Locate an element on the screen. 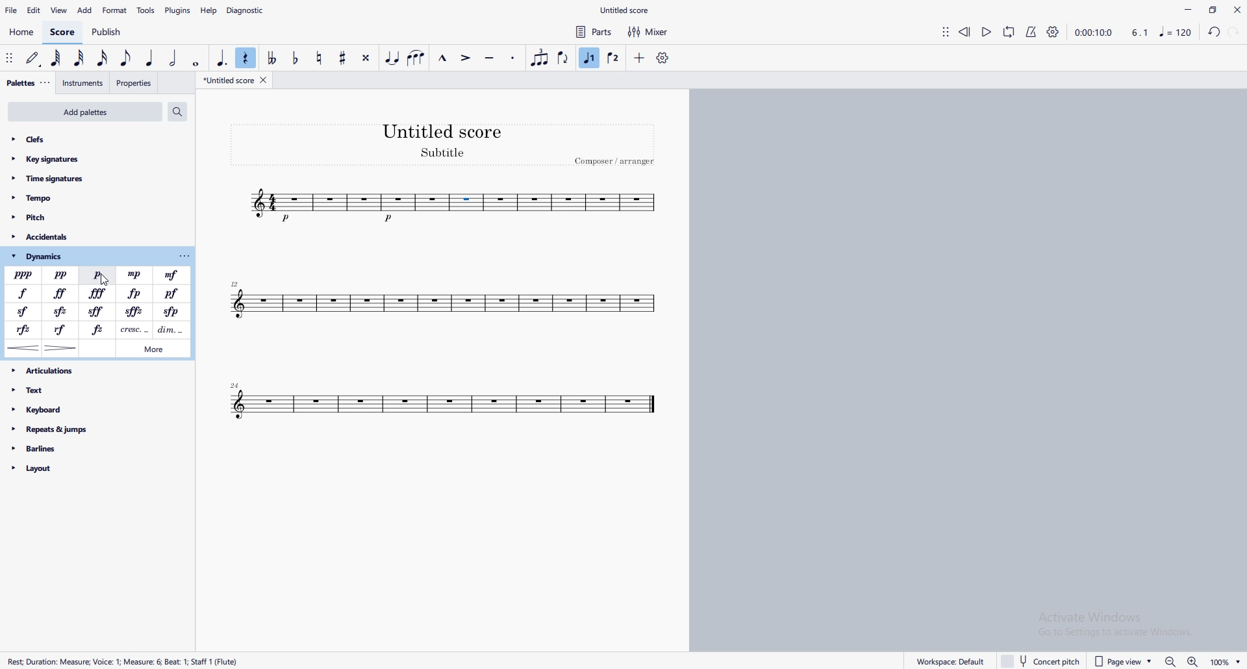 The image size is (1247, 669). customize toolbar is located at coordinates (662, 57).